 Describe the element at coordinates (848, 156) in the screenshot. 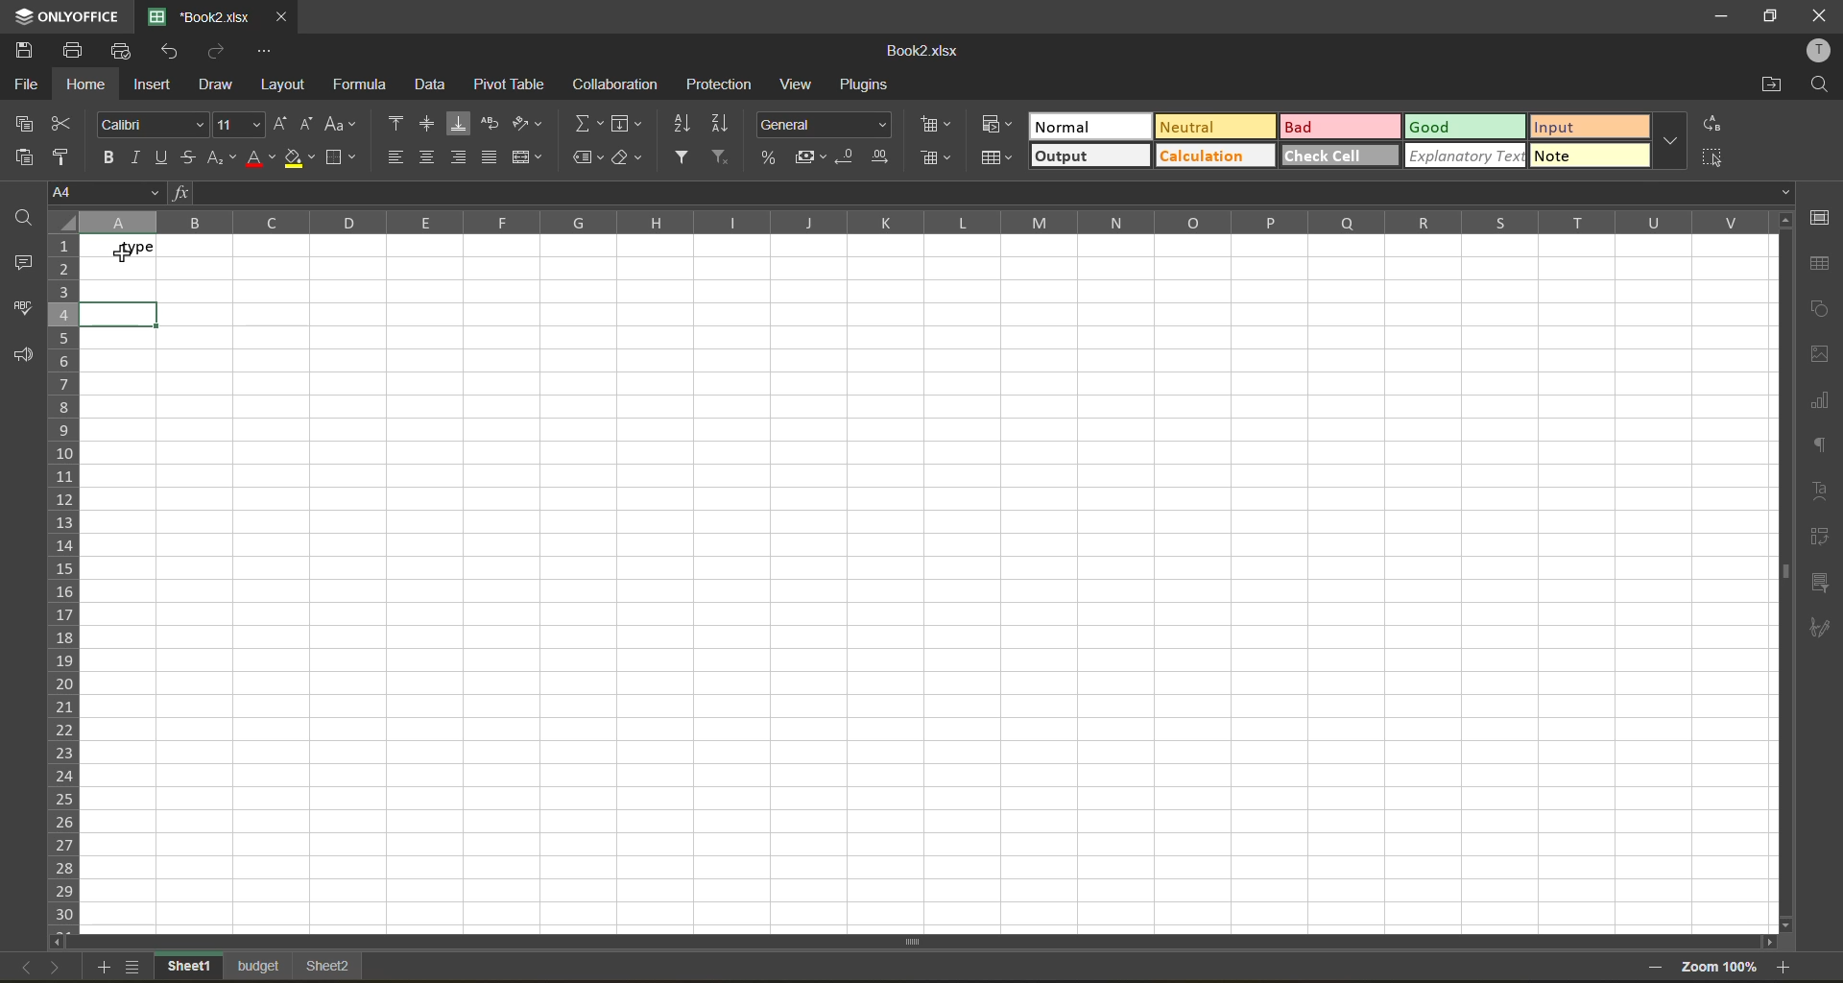

I see `decrease decimal` at that location.